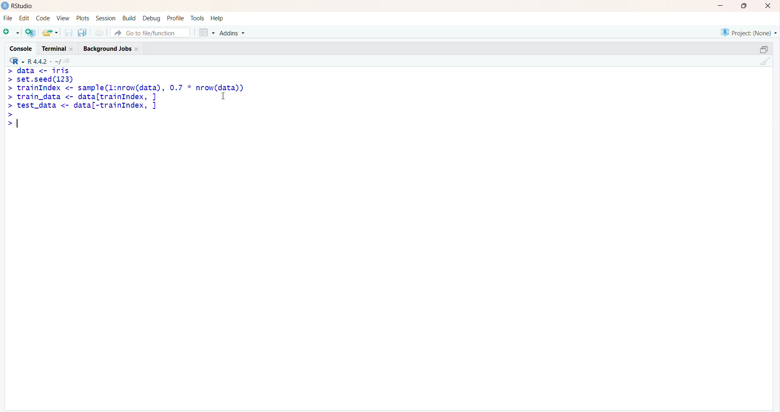 The width and height of the screenshot is (780, 412). What do you see at coordinates (15, 60) in the screenshot?
I see `RStudio logo` at bounding box center [15, 60].